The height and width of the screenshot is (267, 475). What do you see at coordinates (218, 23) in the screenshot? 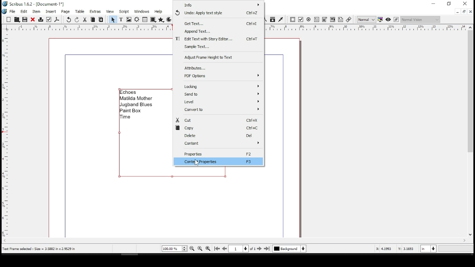
I see `get text` at bounding box center [218, 23].